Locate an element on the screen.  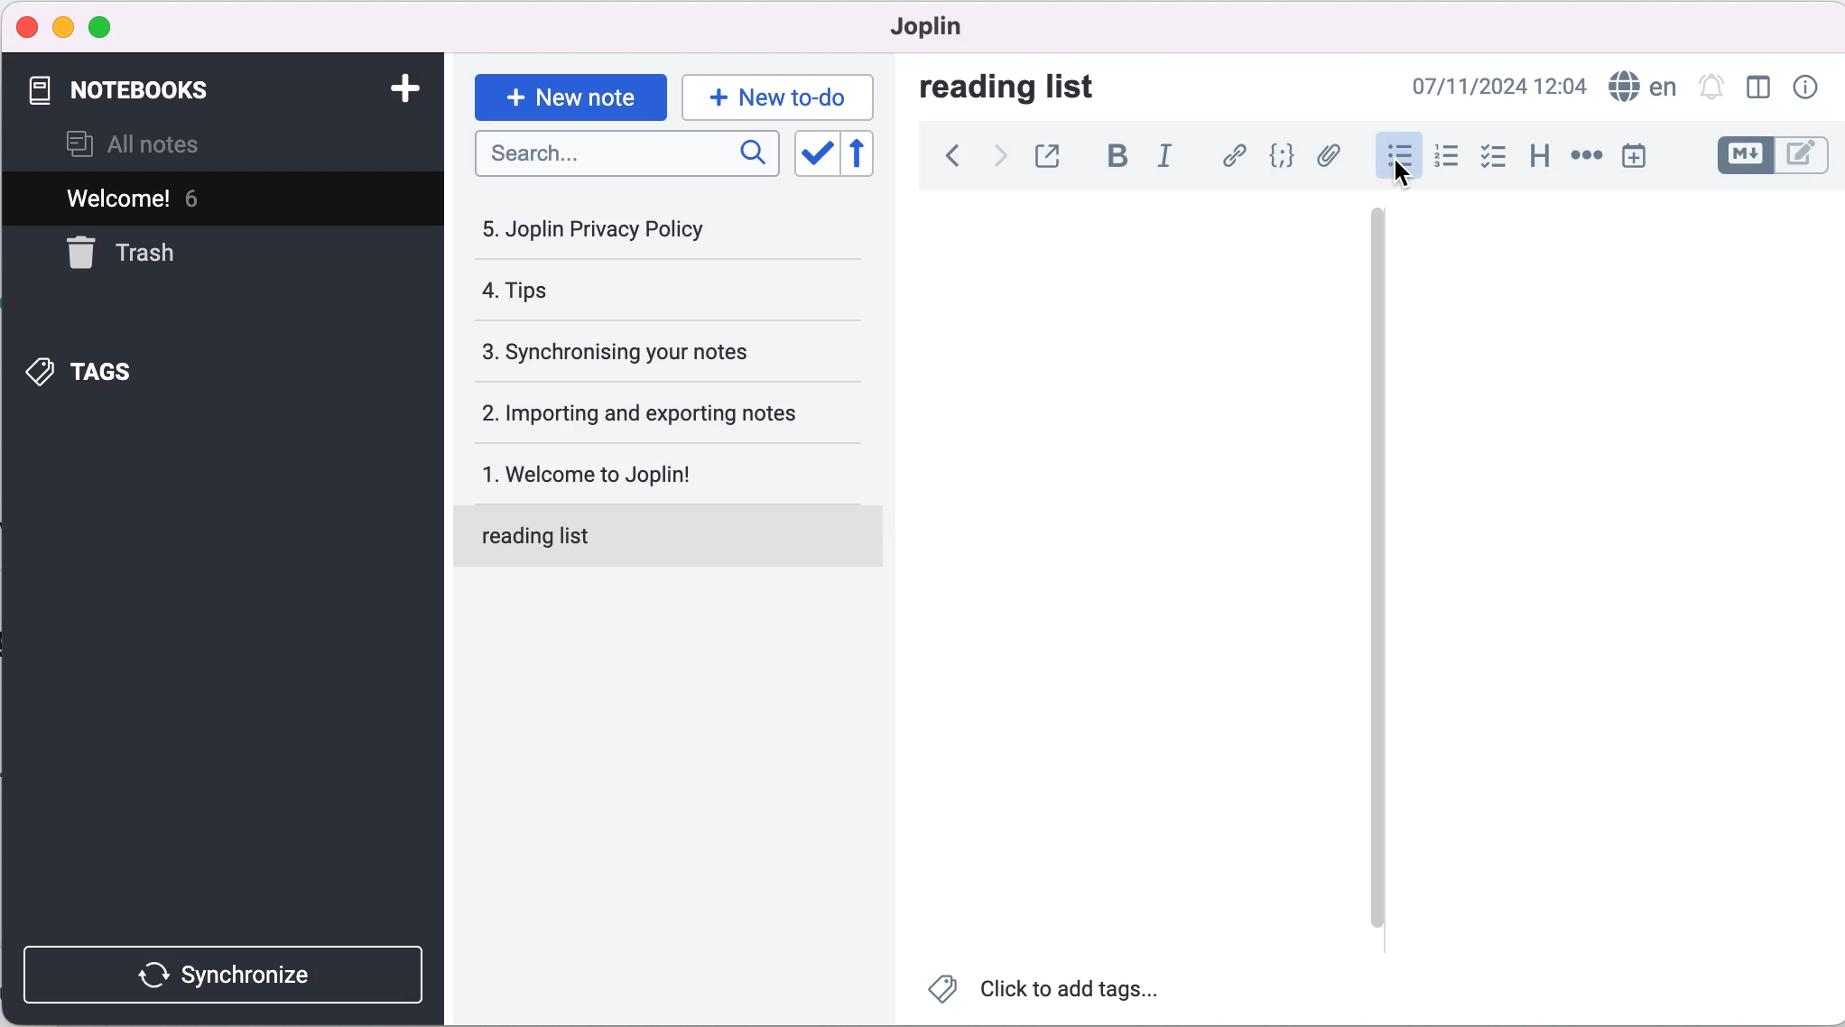
heading is located at coordinates (1541, 161).